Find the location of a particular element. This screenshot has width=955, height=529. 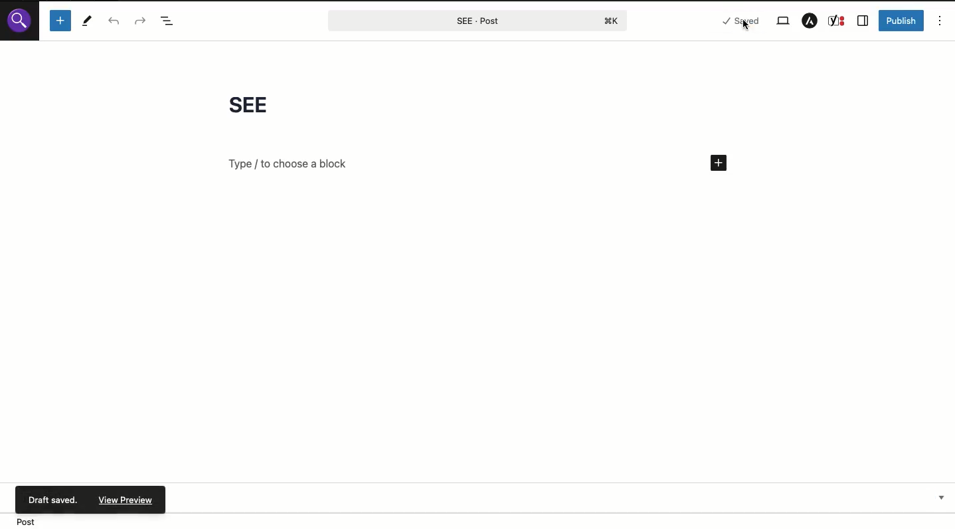

Astra is located at coordinates (810, 21).